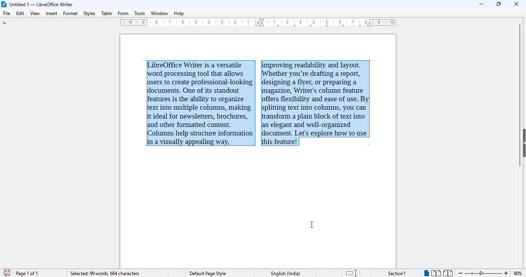 The image size is (526, 277). I want to click on LibreOffice logo, so click(4, 4).